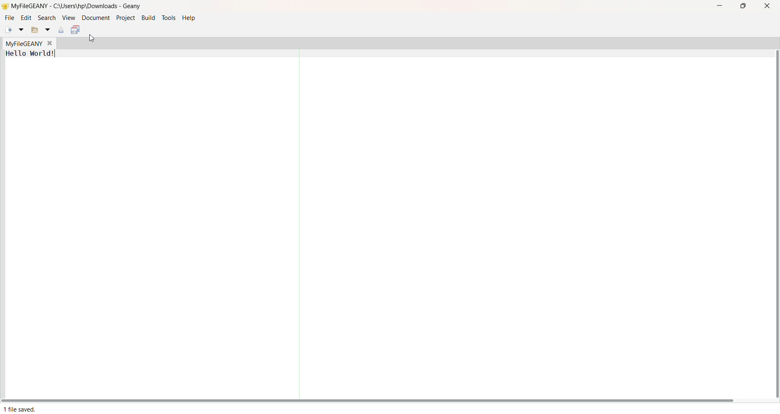 Image resolution: width=780 pixels, height=414 pixels. Describe the element at coordinates (82, 6) in the screenshot. I see `MyFileGeany - C:\Users\hp\Downloads - Geany` at that location.